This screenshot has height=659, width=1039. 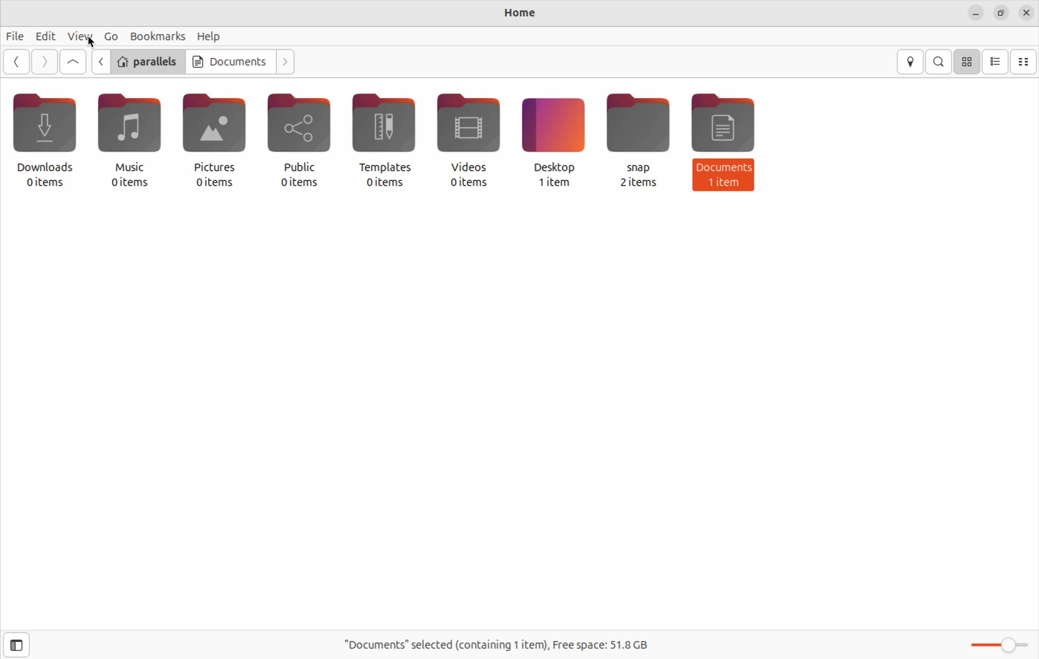 I want to click on compact view, so click(x=1026, y=60).